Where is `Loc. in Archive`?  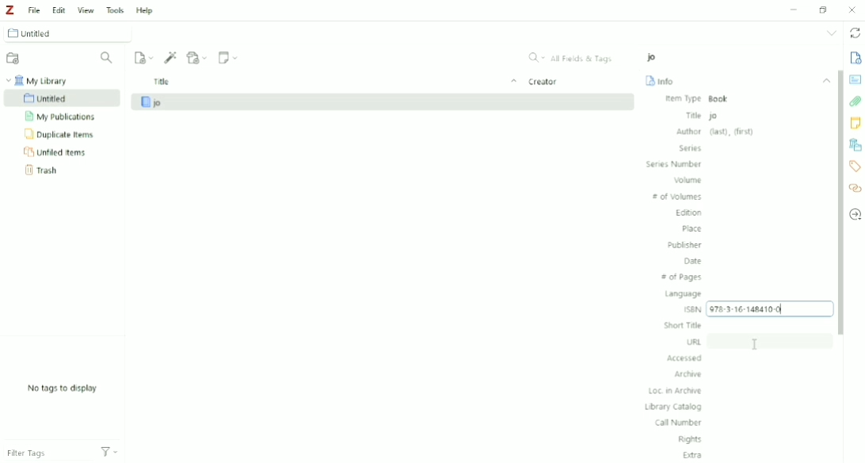 Loc. in Archive is located at coordinates (676, 392).